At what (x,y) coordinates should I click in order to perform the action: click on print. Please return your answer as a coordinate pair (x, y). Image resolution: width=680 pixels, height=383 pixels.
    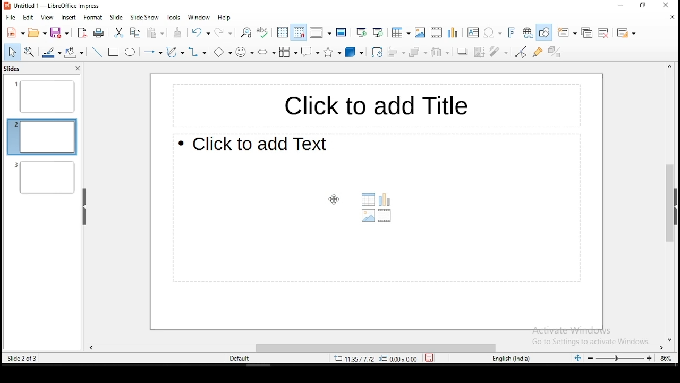
    Looking at the image, I should click on (98, 32).